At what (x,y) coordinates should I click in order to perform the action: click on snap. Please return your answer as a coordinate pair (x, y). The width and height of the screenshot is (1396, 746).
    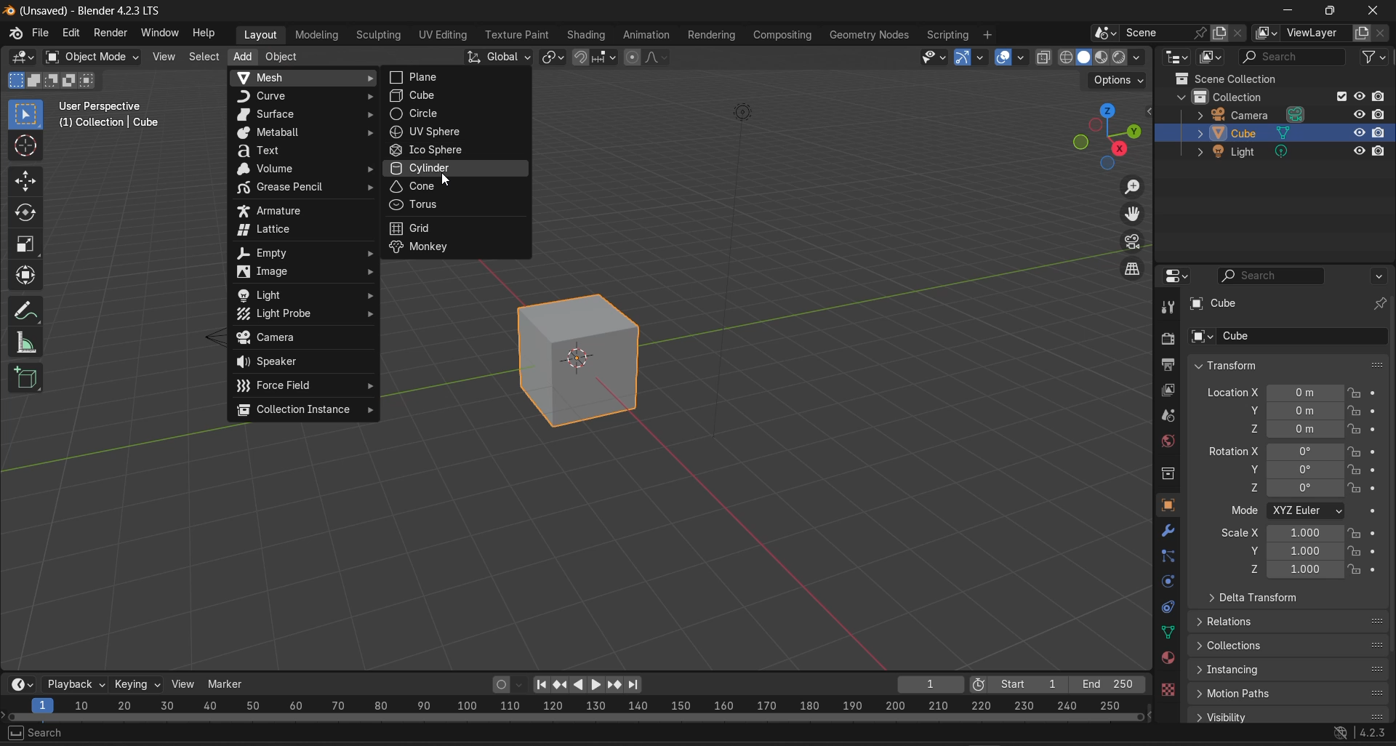
    Looking at the image, I should click on (582, 58).